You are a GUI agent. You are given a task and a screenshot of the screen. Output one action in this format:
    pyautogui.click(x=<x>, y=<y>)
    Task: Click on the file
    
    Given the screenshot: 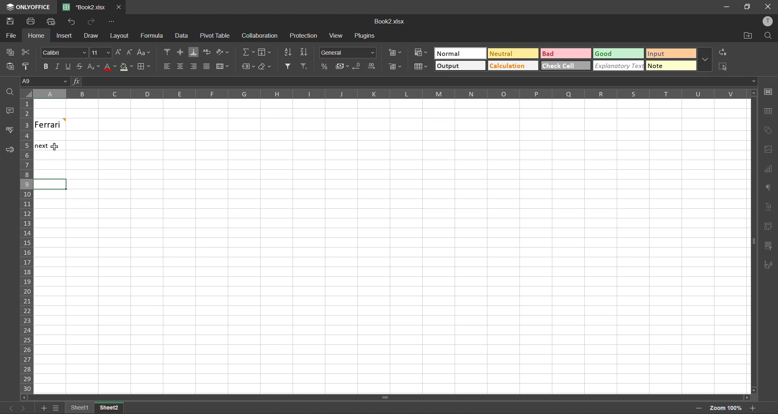 What is the action you would take?
    pyautogui.click(x=11, y=36)
    